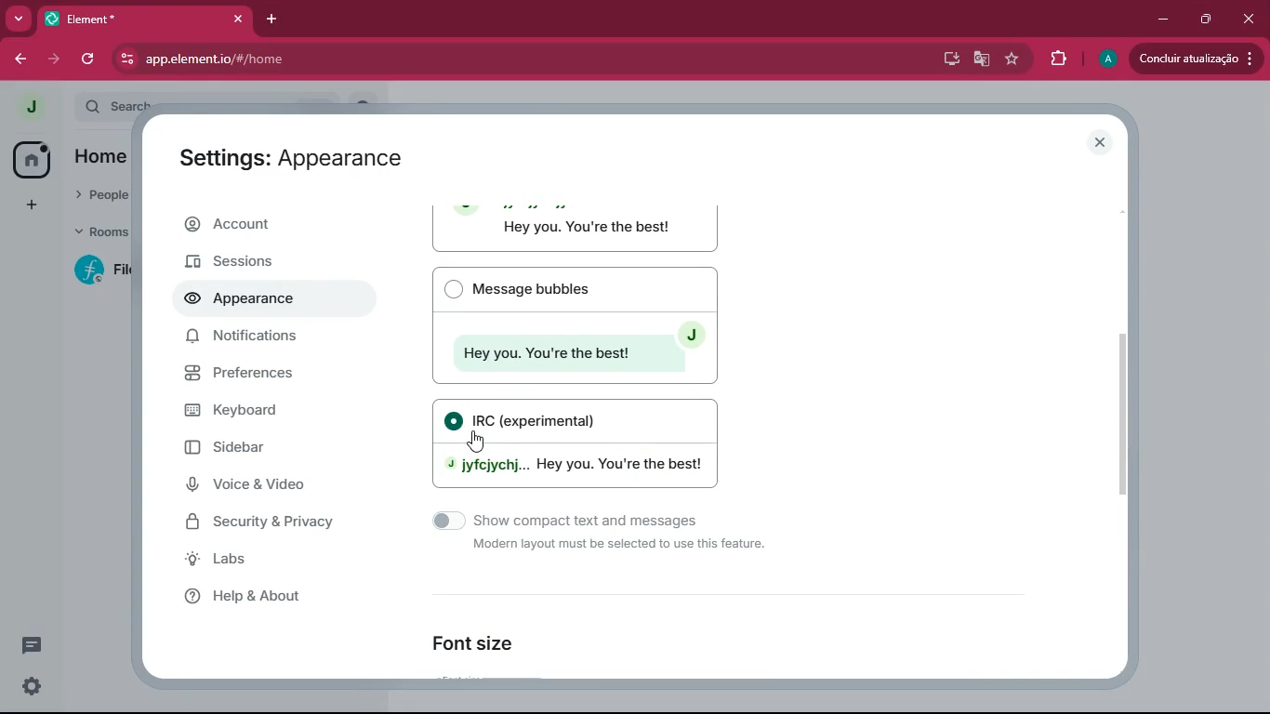 The image size is (1270, 714). I want to click on appearance, so click(250, 300).